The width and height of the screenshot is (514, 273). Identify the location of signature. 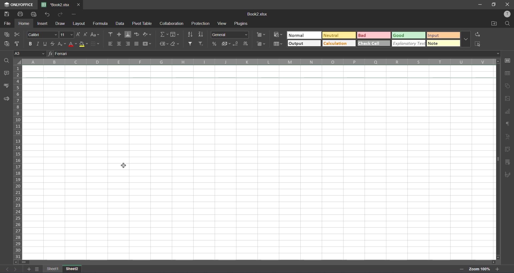
(508, 175).